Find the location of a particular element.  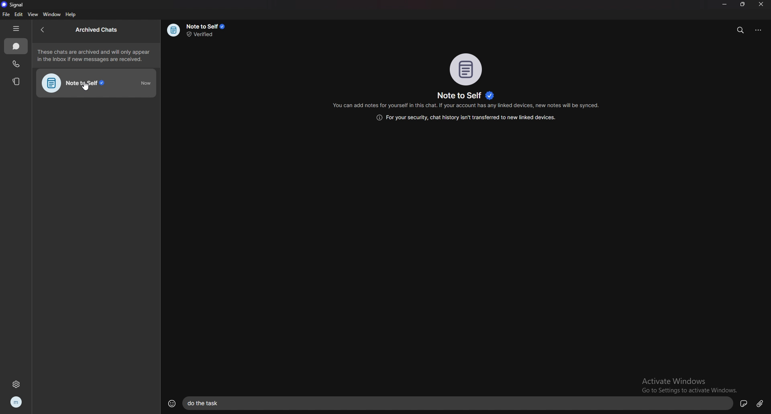

name is located at coordinates (468, 95).